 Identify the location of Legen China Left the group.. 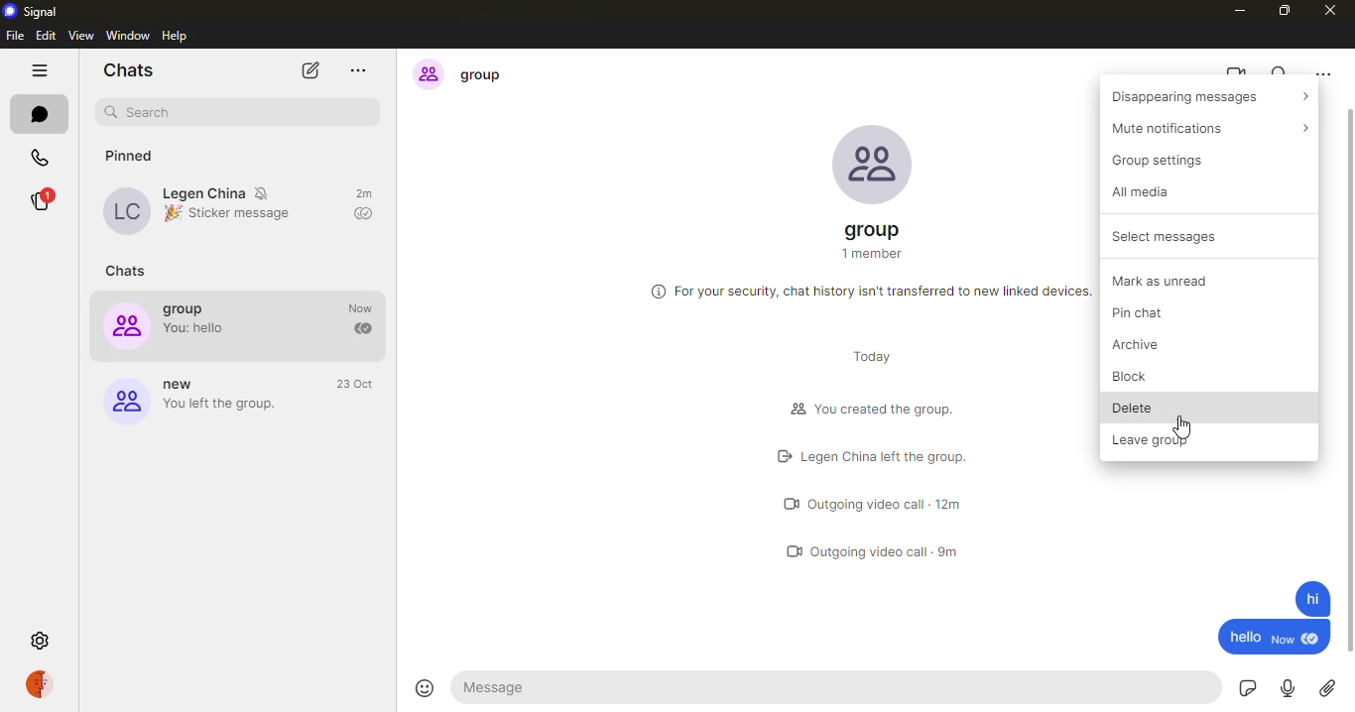
(915, 456).